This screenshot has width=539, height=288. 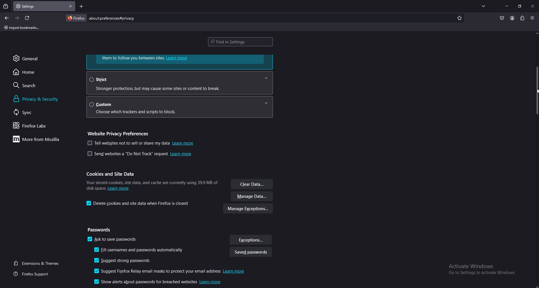 I want to click on website privacy preference, so click(x=120, y=133).